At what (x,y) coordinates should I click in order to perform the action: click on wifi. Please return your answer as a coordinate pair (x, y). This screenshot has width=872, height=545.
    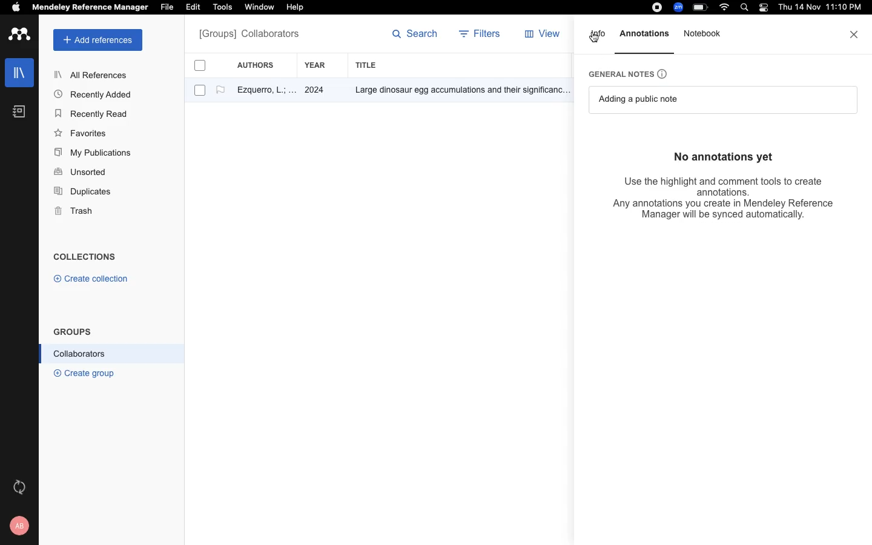
    Looking at the image, I should click on (726, 7).